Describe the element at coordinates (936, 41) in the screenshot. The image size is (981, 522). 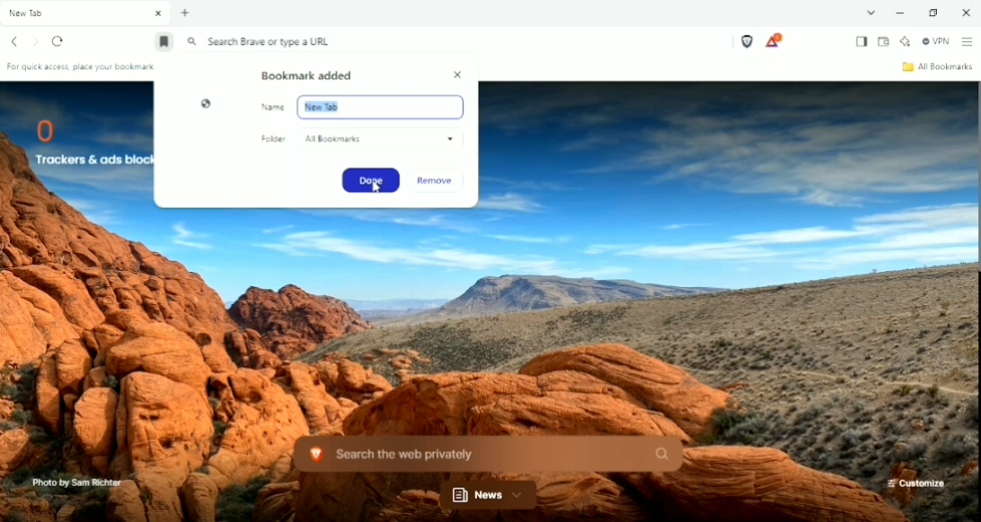
I see `Brave Firewall + VPN` at that location.